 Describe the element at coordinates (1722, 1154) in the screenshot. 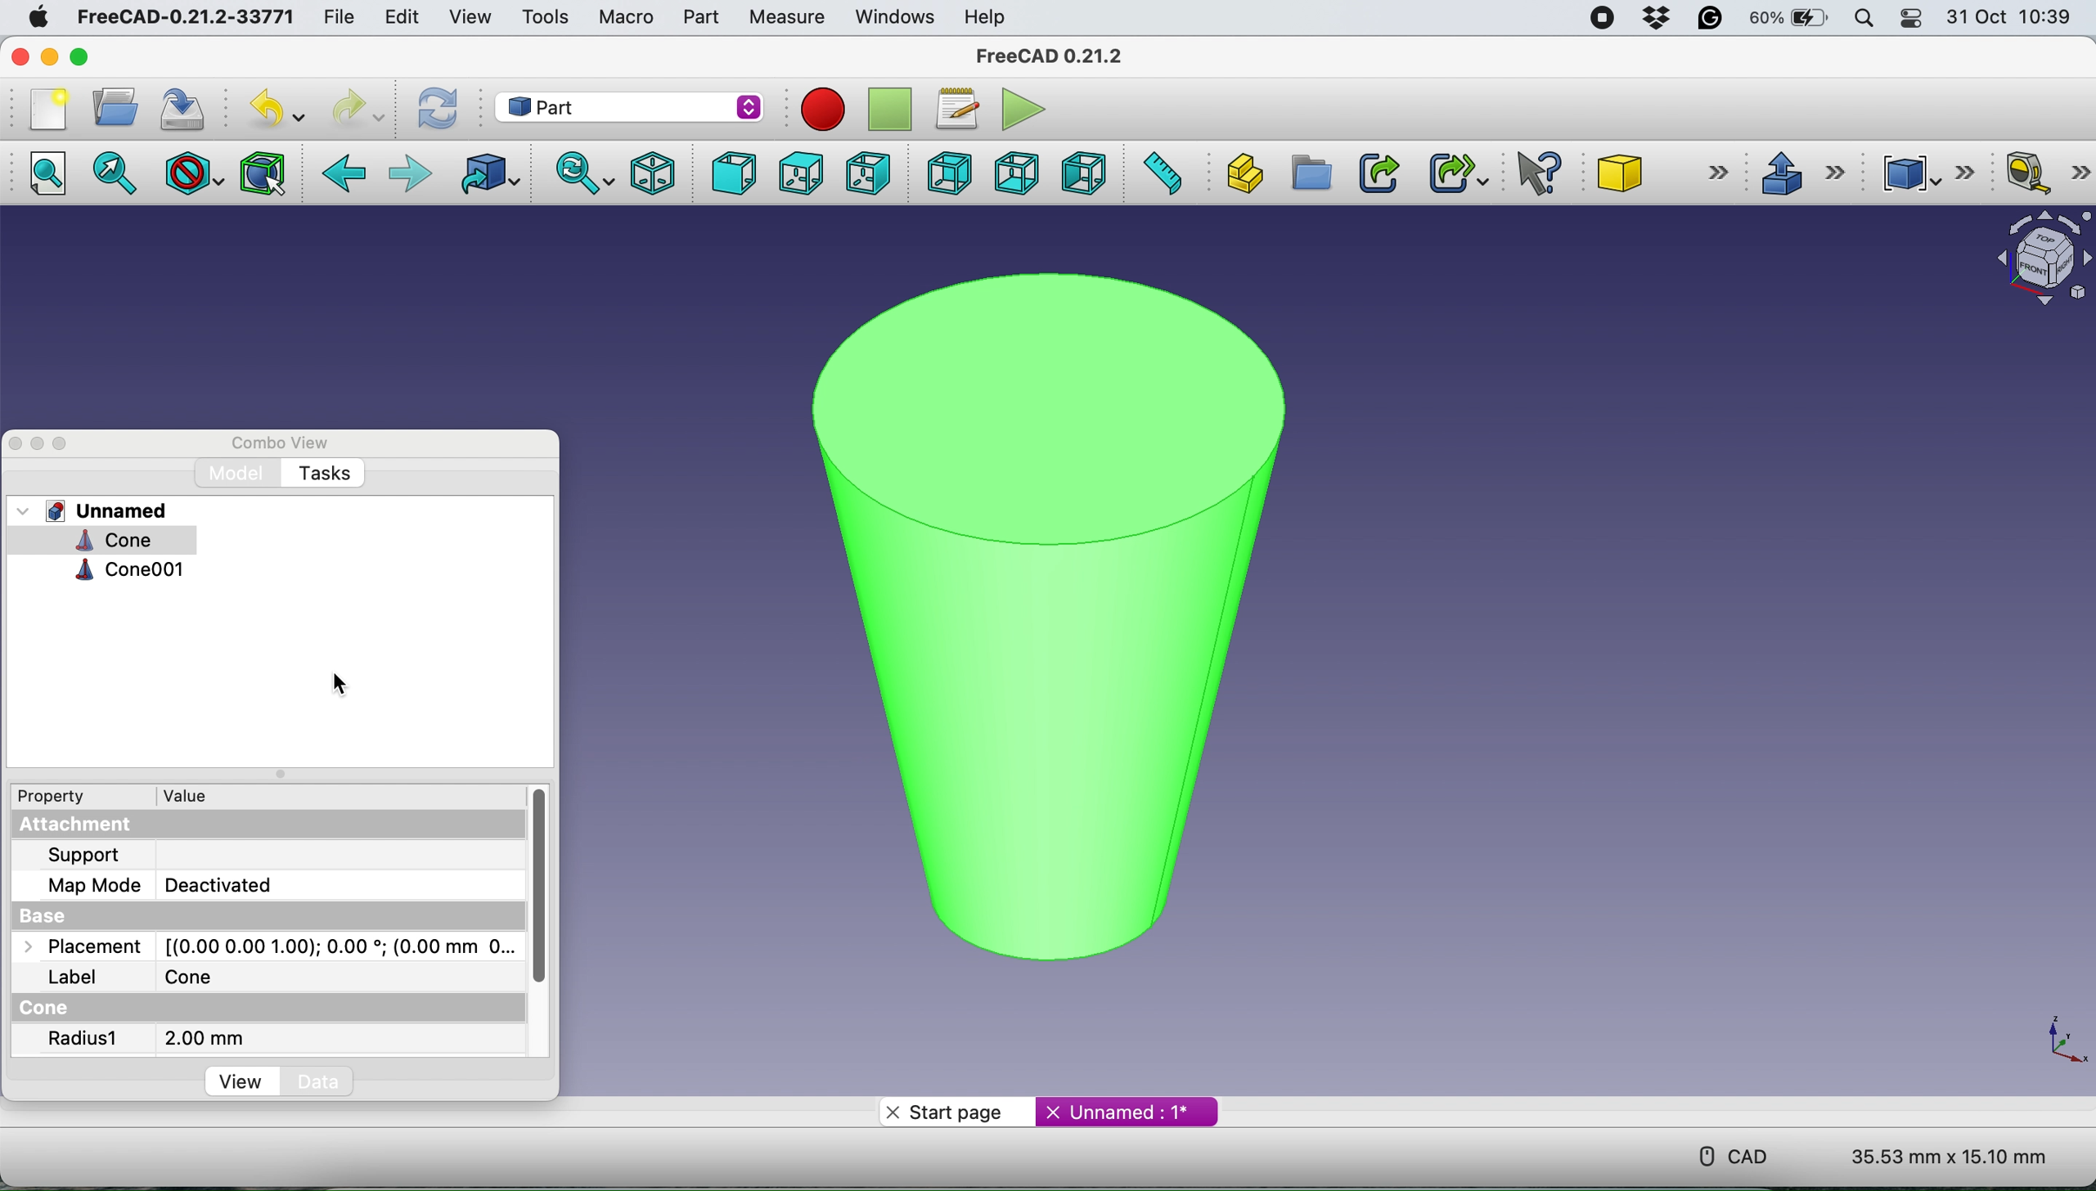

I see `cad` at that location.